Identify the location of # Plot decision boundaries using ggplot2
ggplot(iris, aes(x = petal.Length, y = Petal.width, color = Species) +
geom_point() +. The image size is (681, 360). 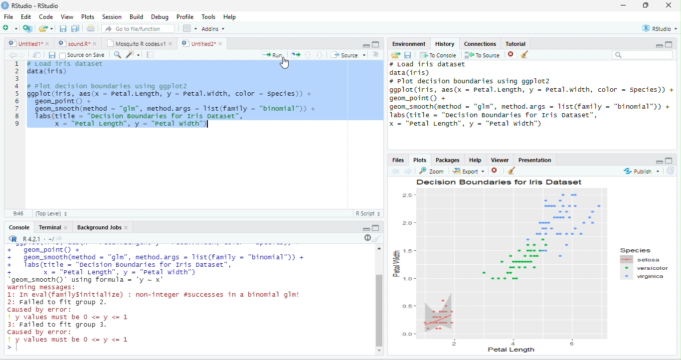
(172, 93).